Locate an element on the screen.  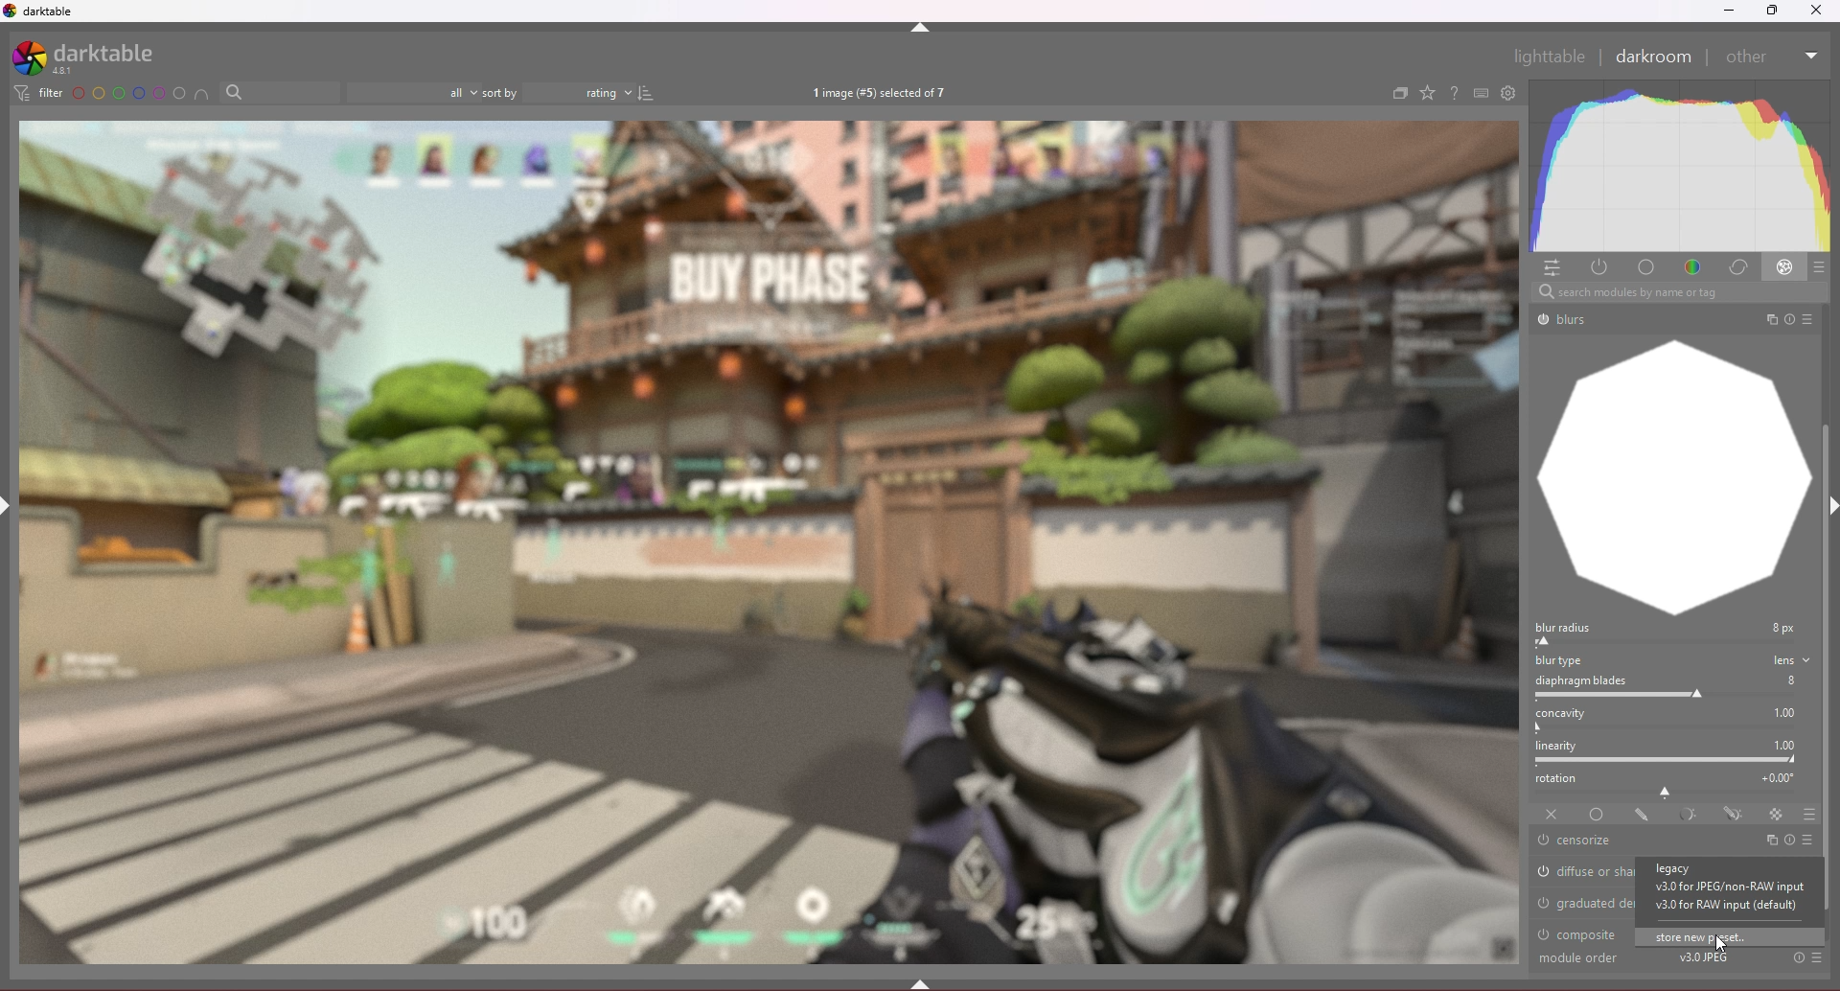
heat graph is located at coordinates (1679, 166).